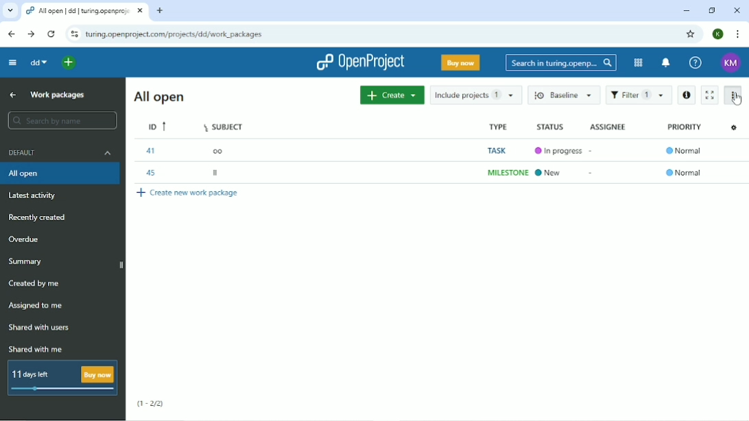 This screenshot has height=421, width=749. What do you see at coordinates (220, 152) in the screenshot?
I see `oo` at bounding box center [220, 152].